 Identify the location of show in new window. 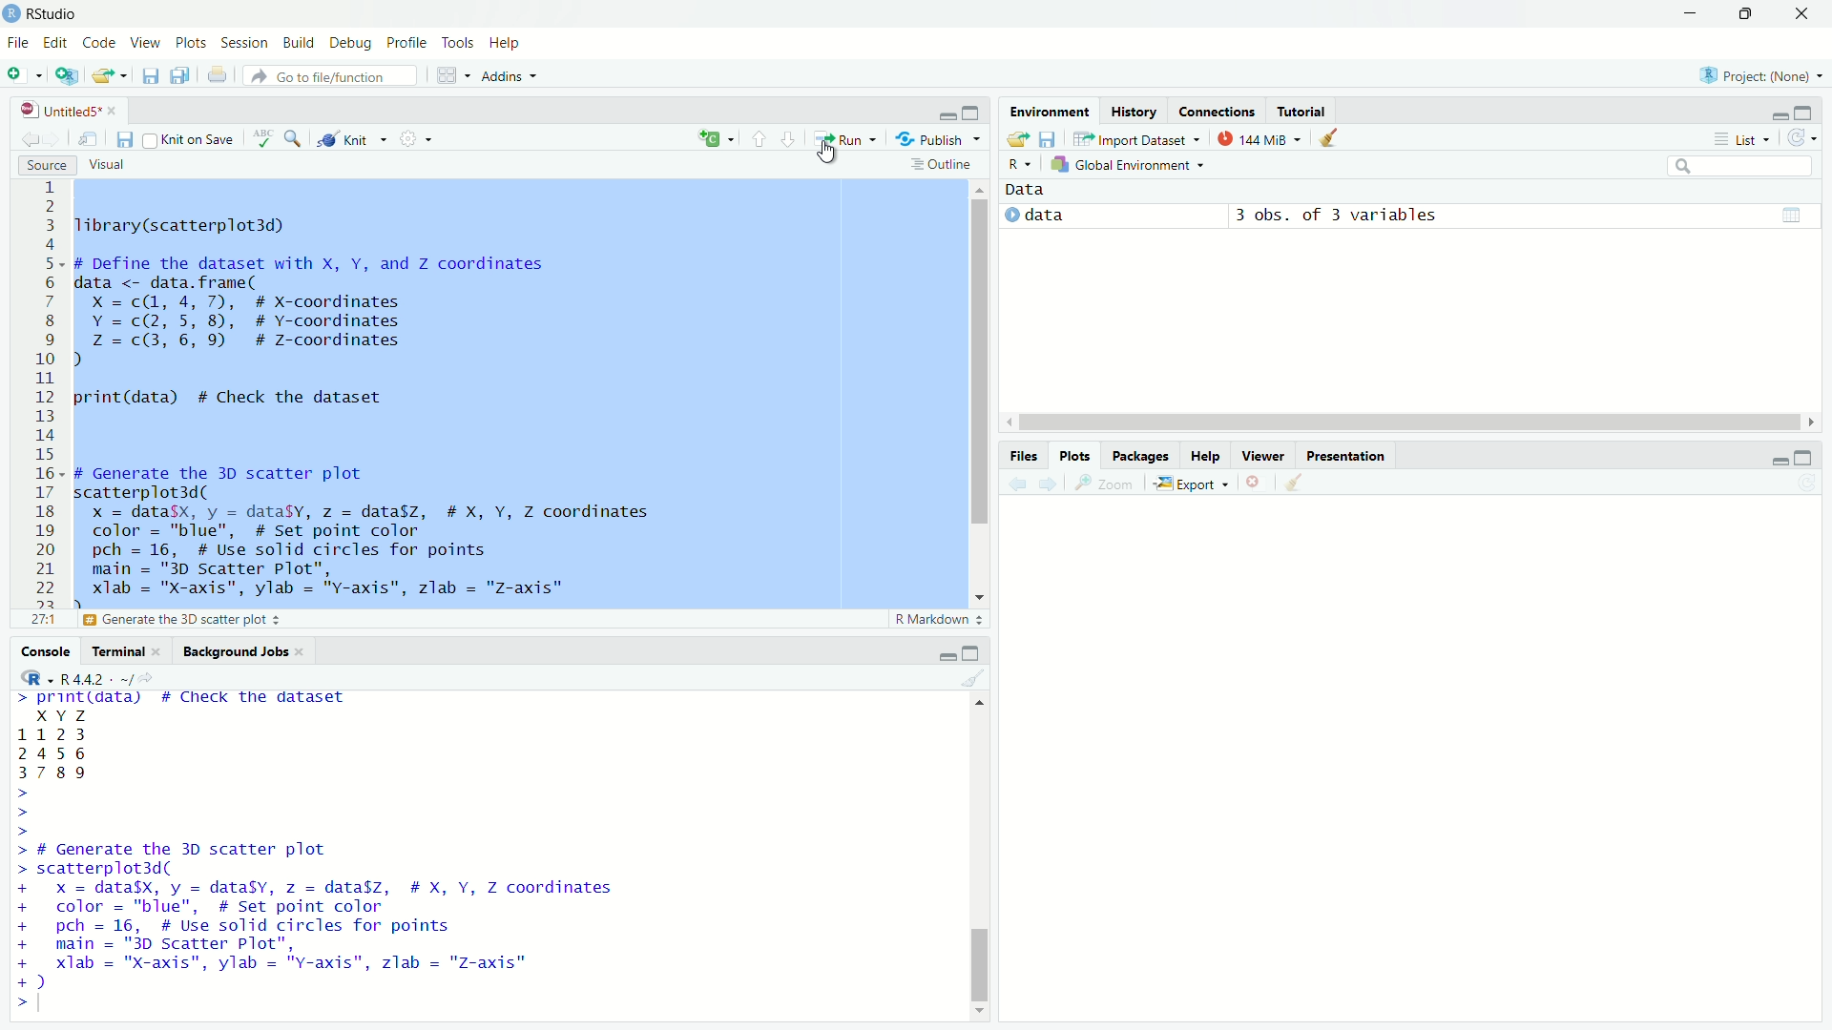
(88, 139).